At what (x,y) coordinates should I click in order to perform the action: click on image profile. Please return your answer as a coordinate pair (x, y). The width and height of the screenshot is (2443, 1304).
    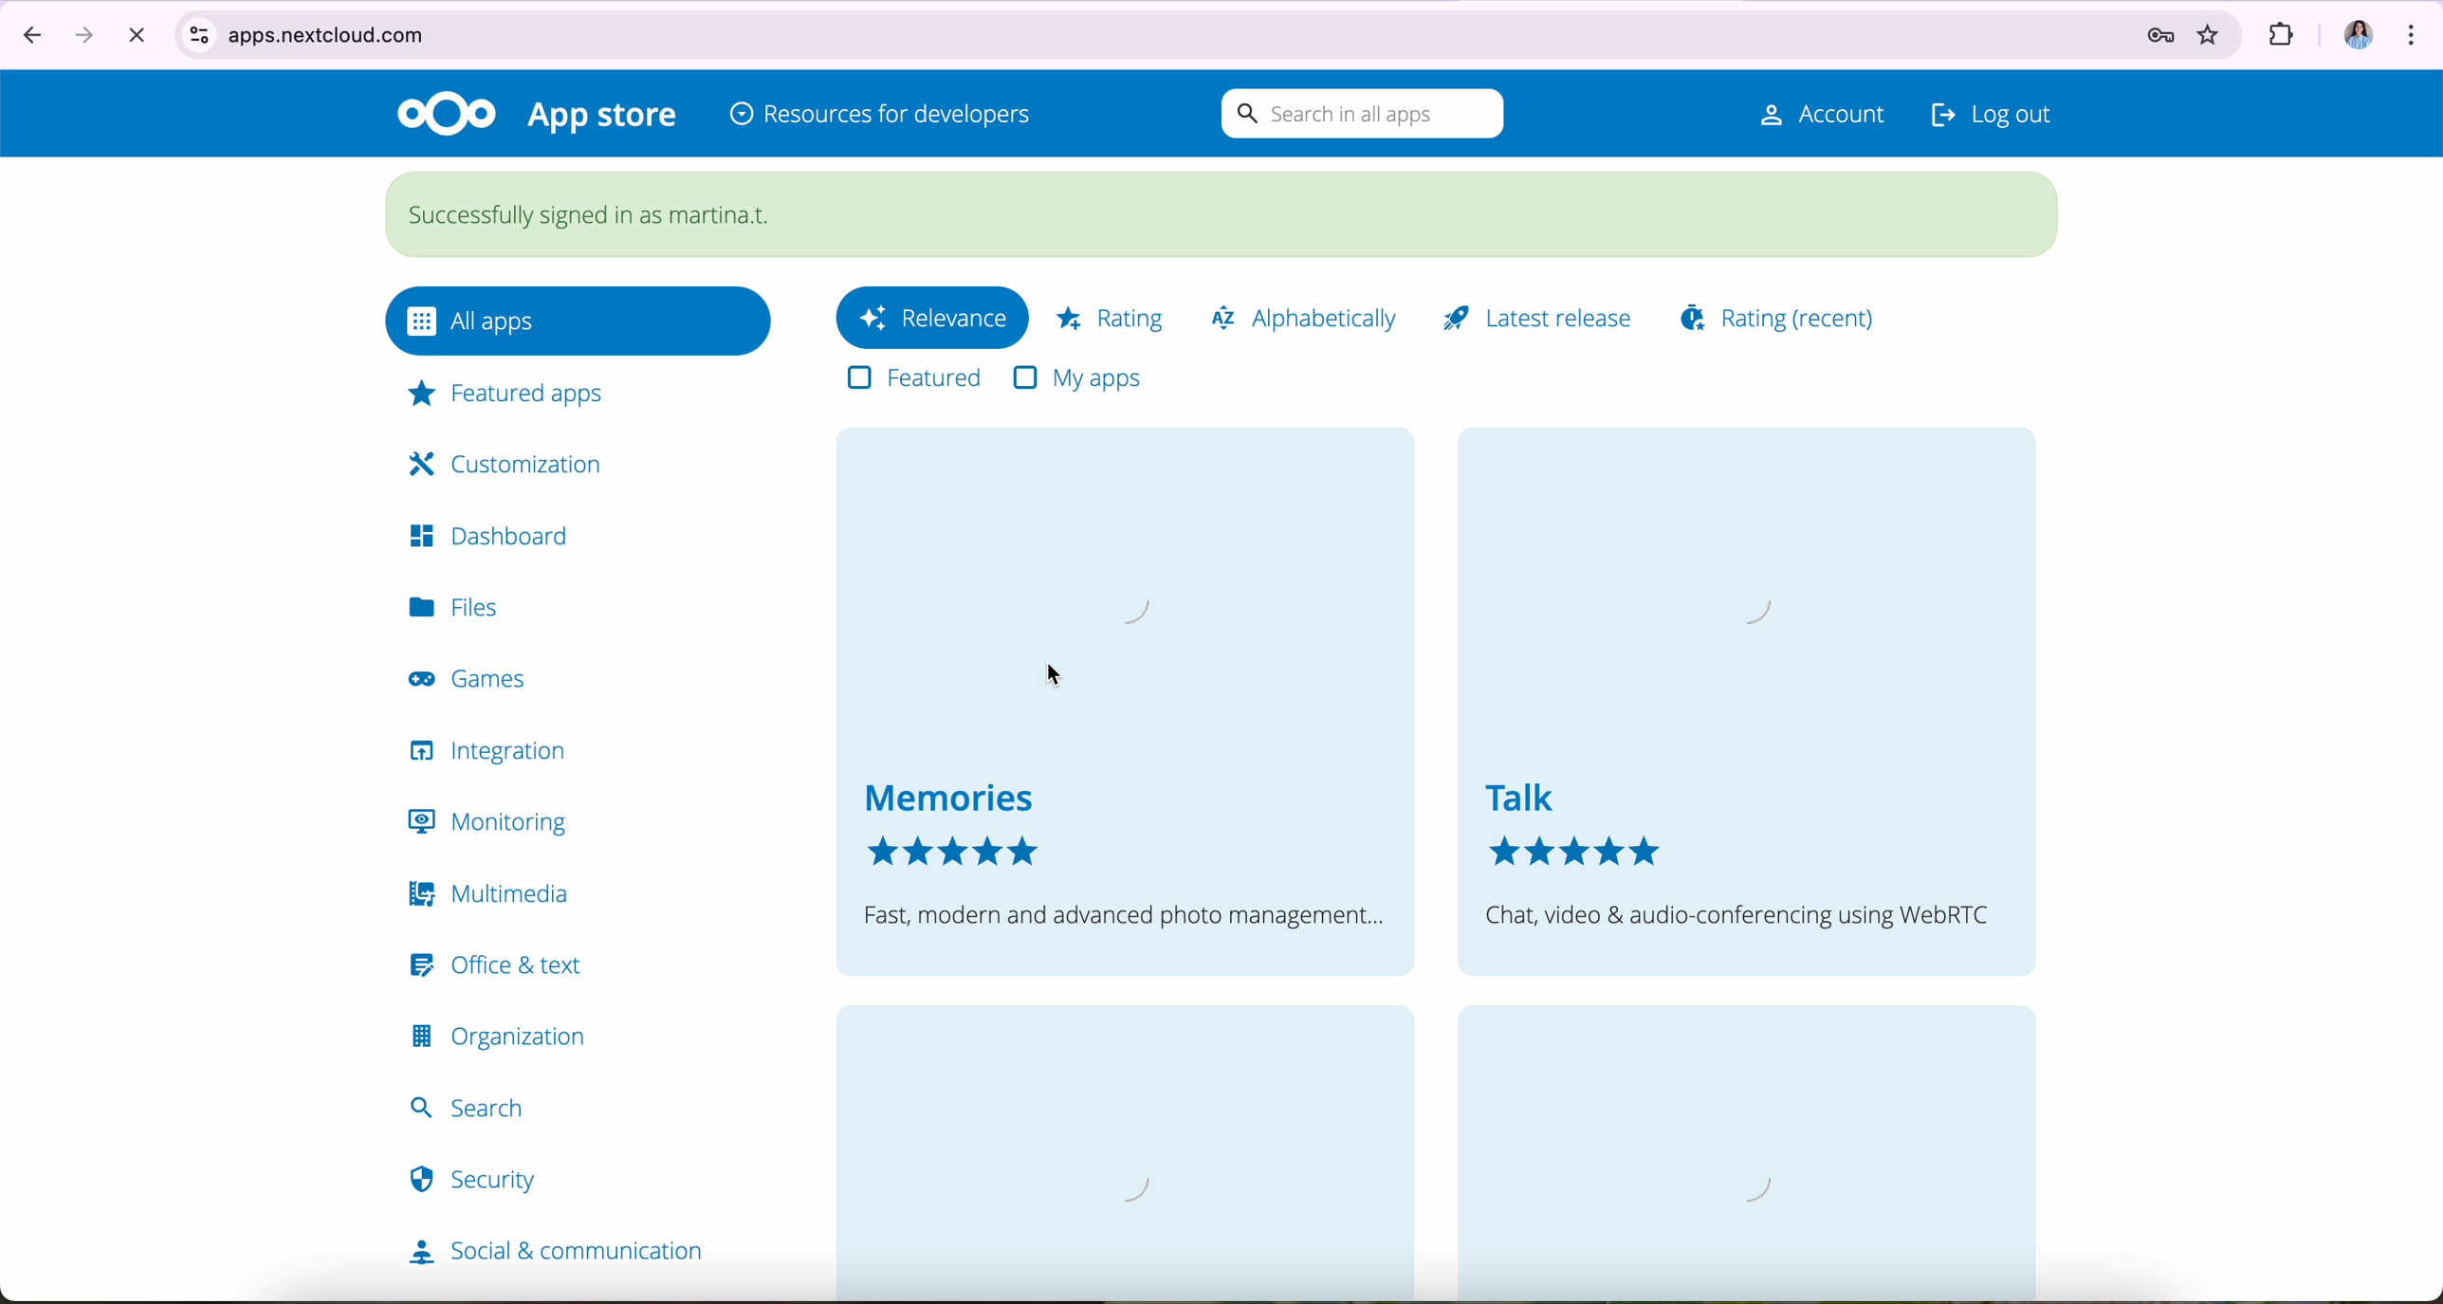
    Looking at the image, I should click on (2363, 33).